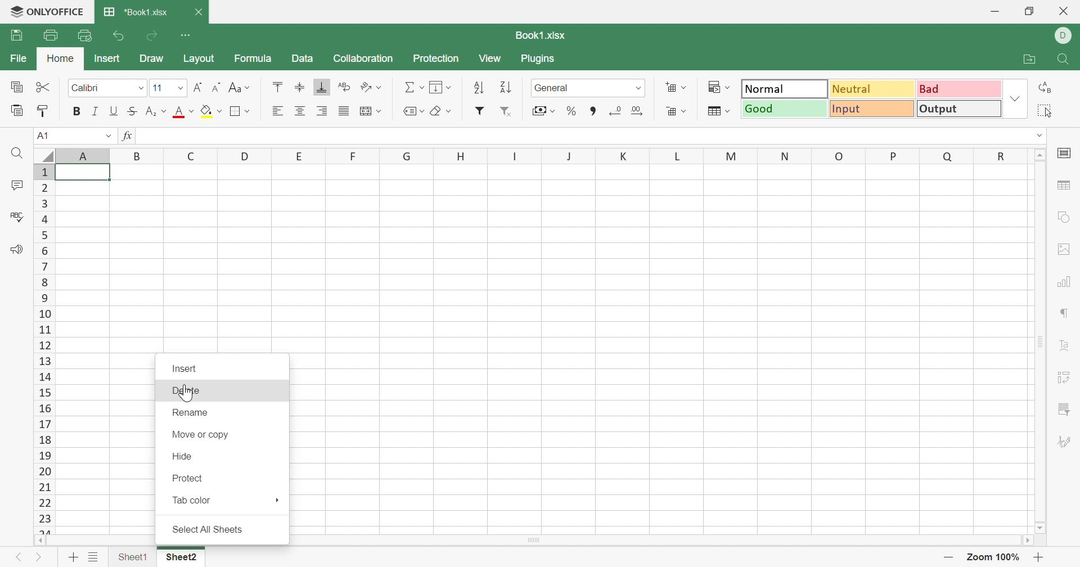 This screenshot has width=1080, height=567. What do you see at coordinates (1016, 99) in the screenshot?
I see `Drop Down` at bounding box center [1016, 99].